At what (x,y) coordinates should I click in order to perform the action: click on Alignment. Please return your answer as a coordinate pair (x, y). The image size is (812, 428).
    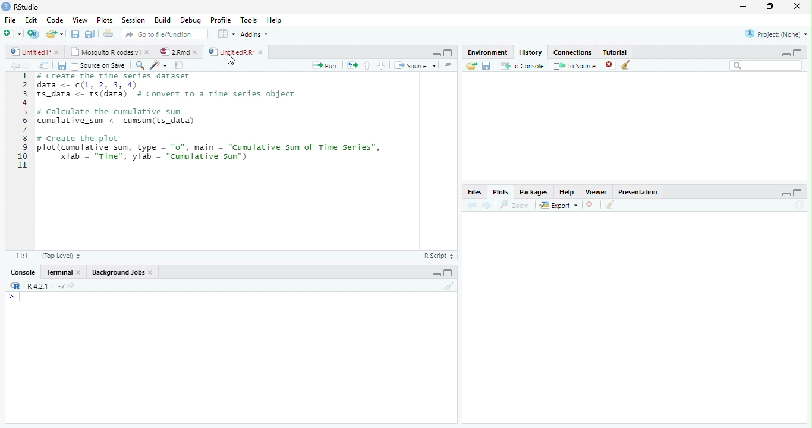
    Looking at the image, I should click on (448, 65).